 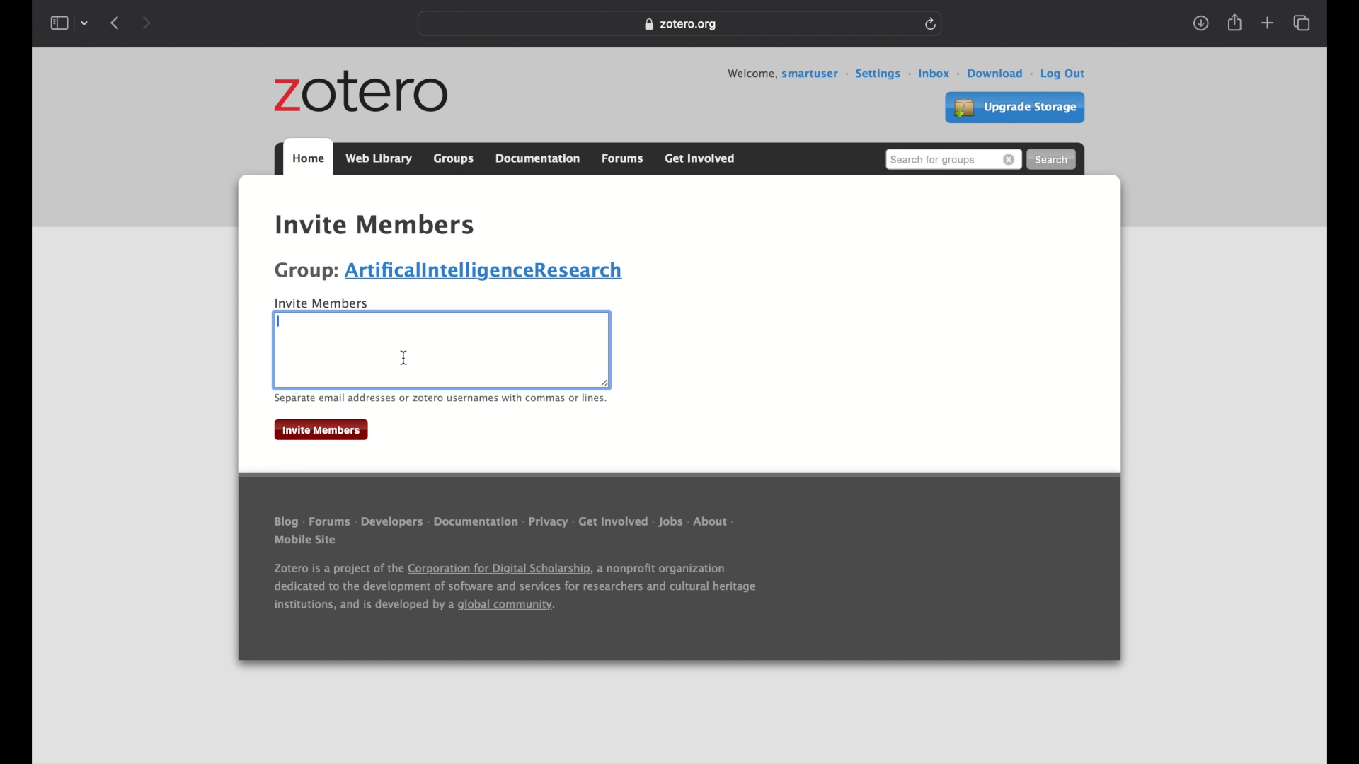 What do you see at coordinates (361, 93) in the screenshot?
I see `zotero` at bounding box center [361, 93].